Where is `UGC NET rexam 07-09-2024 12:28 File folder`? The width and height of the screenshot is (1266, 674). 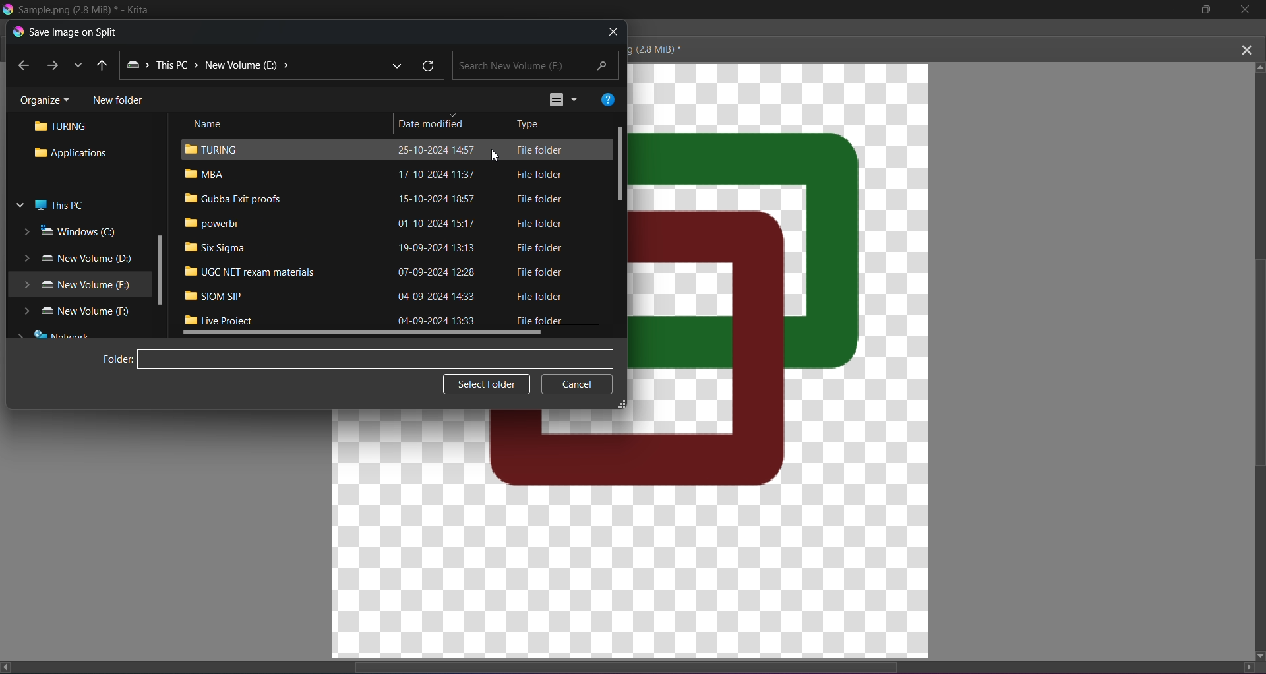 UGC NET rexam 07-09-2024 12:28 File folder is located at coordinates (382, 270).